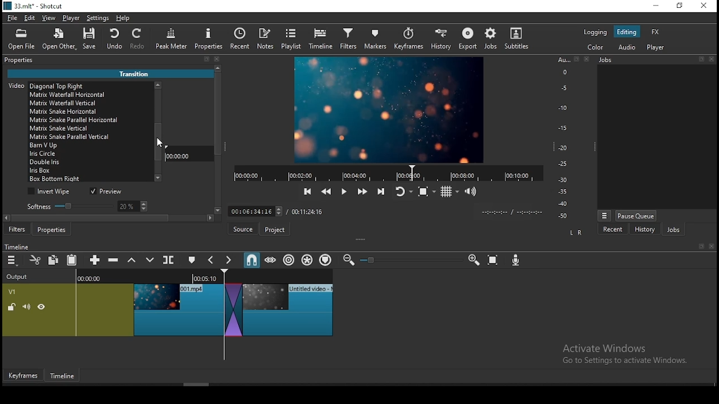 This screenshot has width=719, height=404. What do you see at coordinates (98, 20) in the screenshot?
I see `settings` at bounding box center [98, 20].